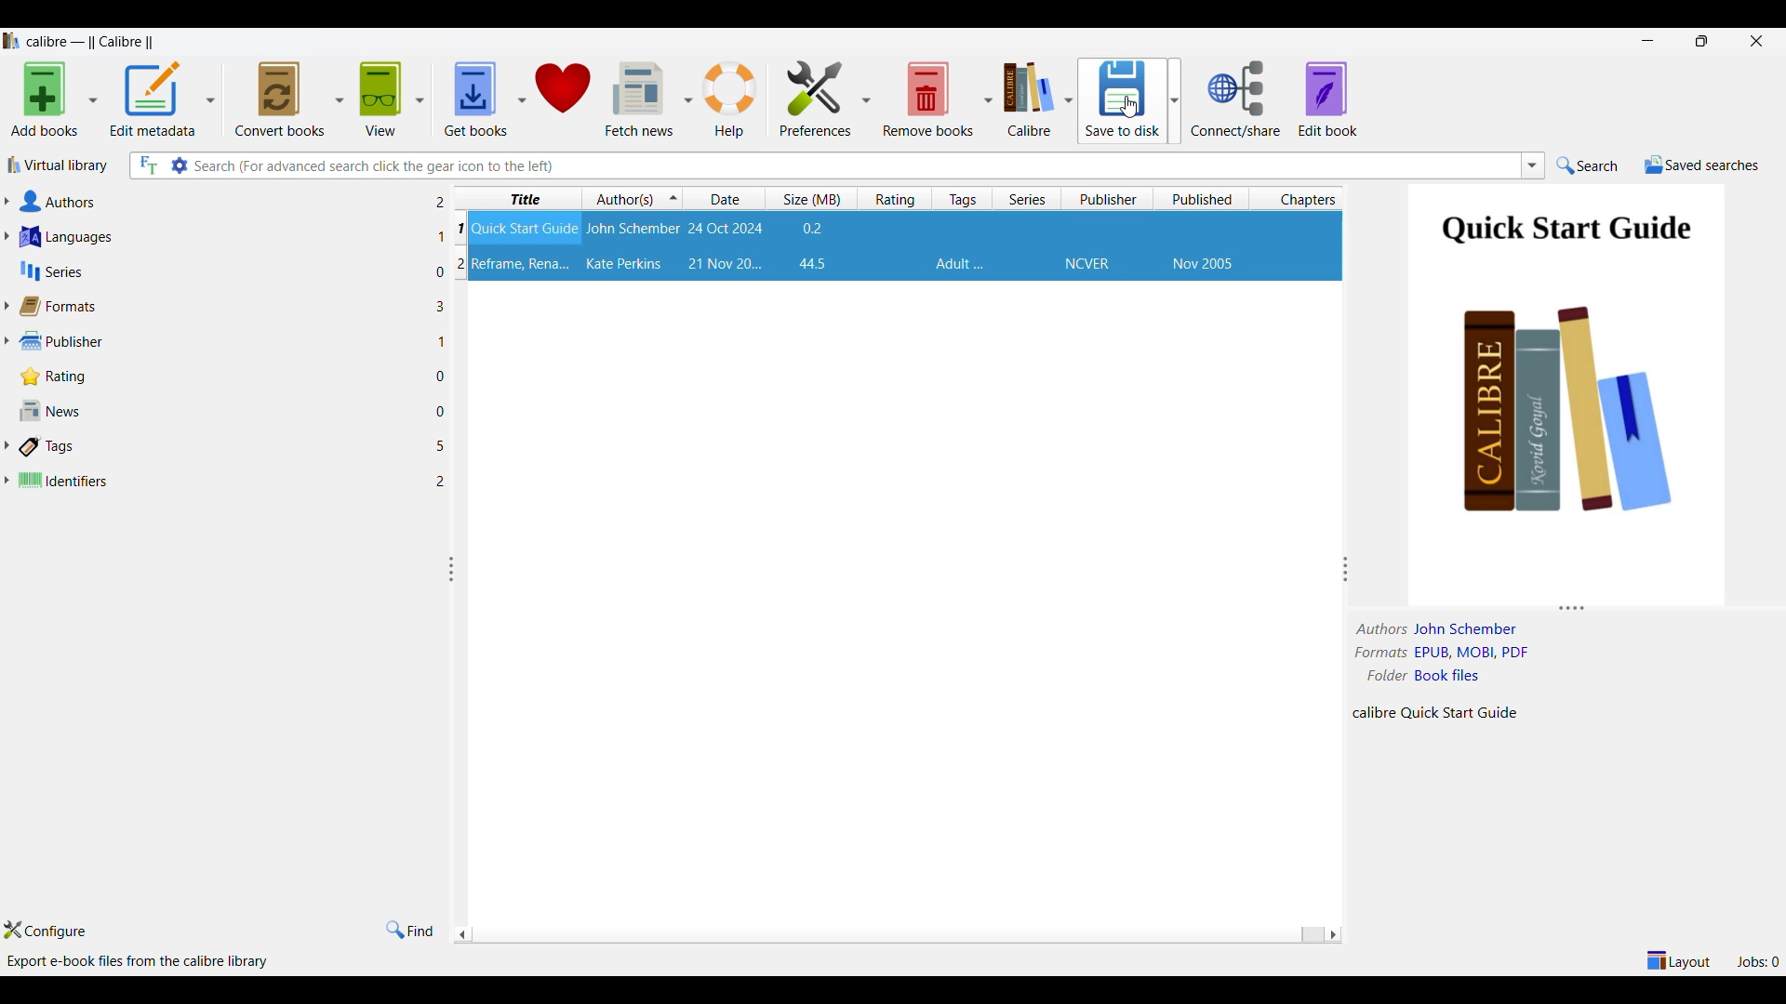 The height and width of the screenshot is (1004, 1786). What do you see at coordinates (1350, 569) in the screenshot?
I see `Change width of panels attached to this line` at bounding box center [1350, 569].